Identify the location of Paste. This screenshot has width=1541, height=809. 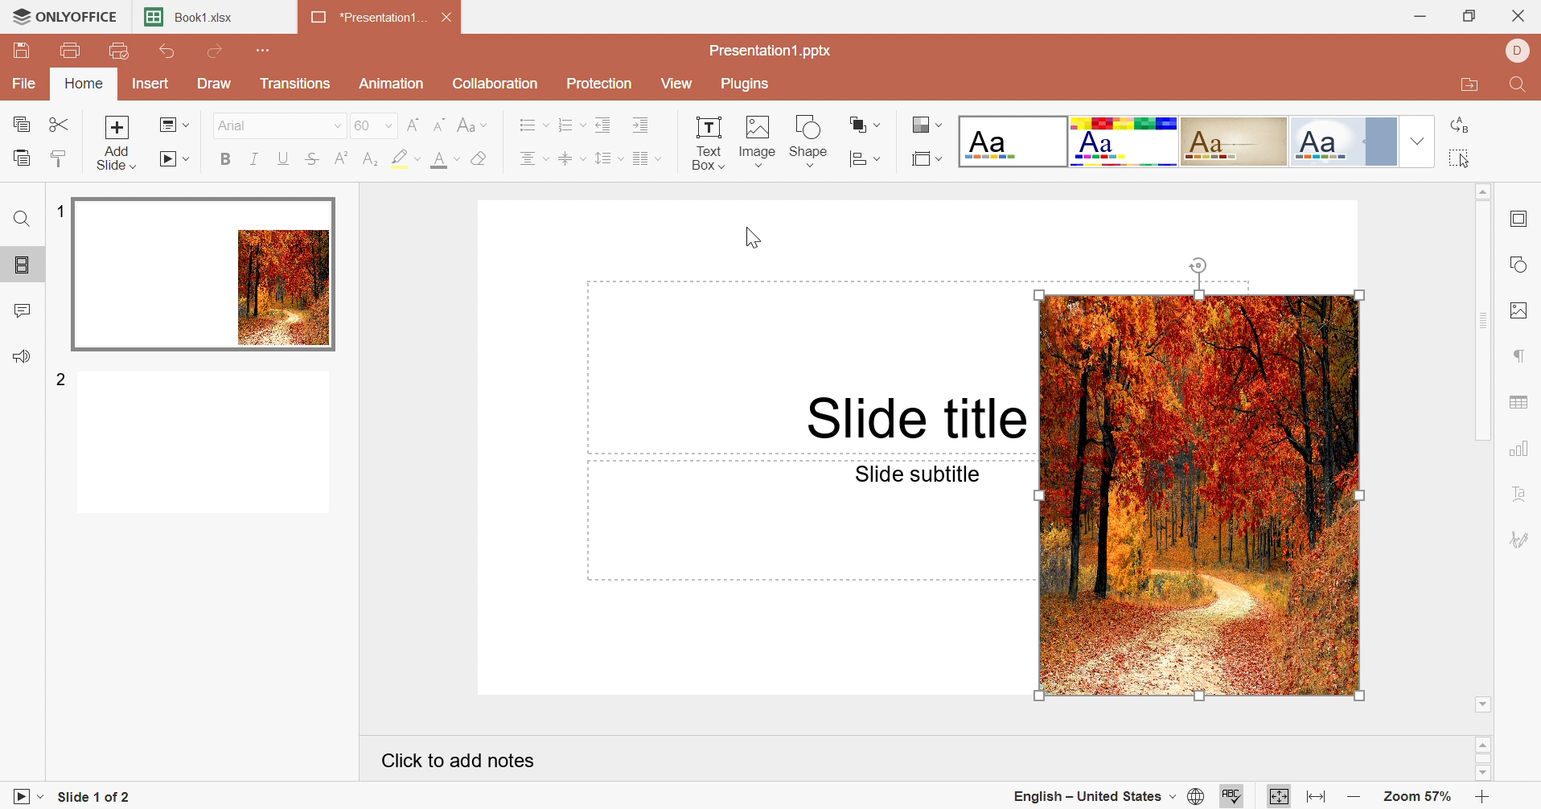
(23, 157).